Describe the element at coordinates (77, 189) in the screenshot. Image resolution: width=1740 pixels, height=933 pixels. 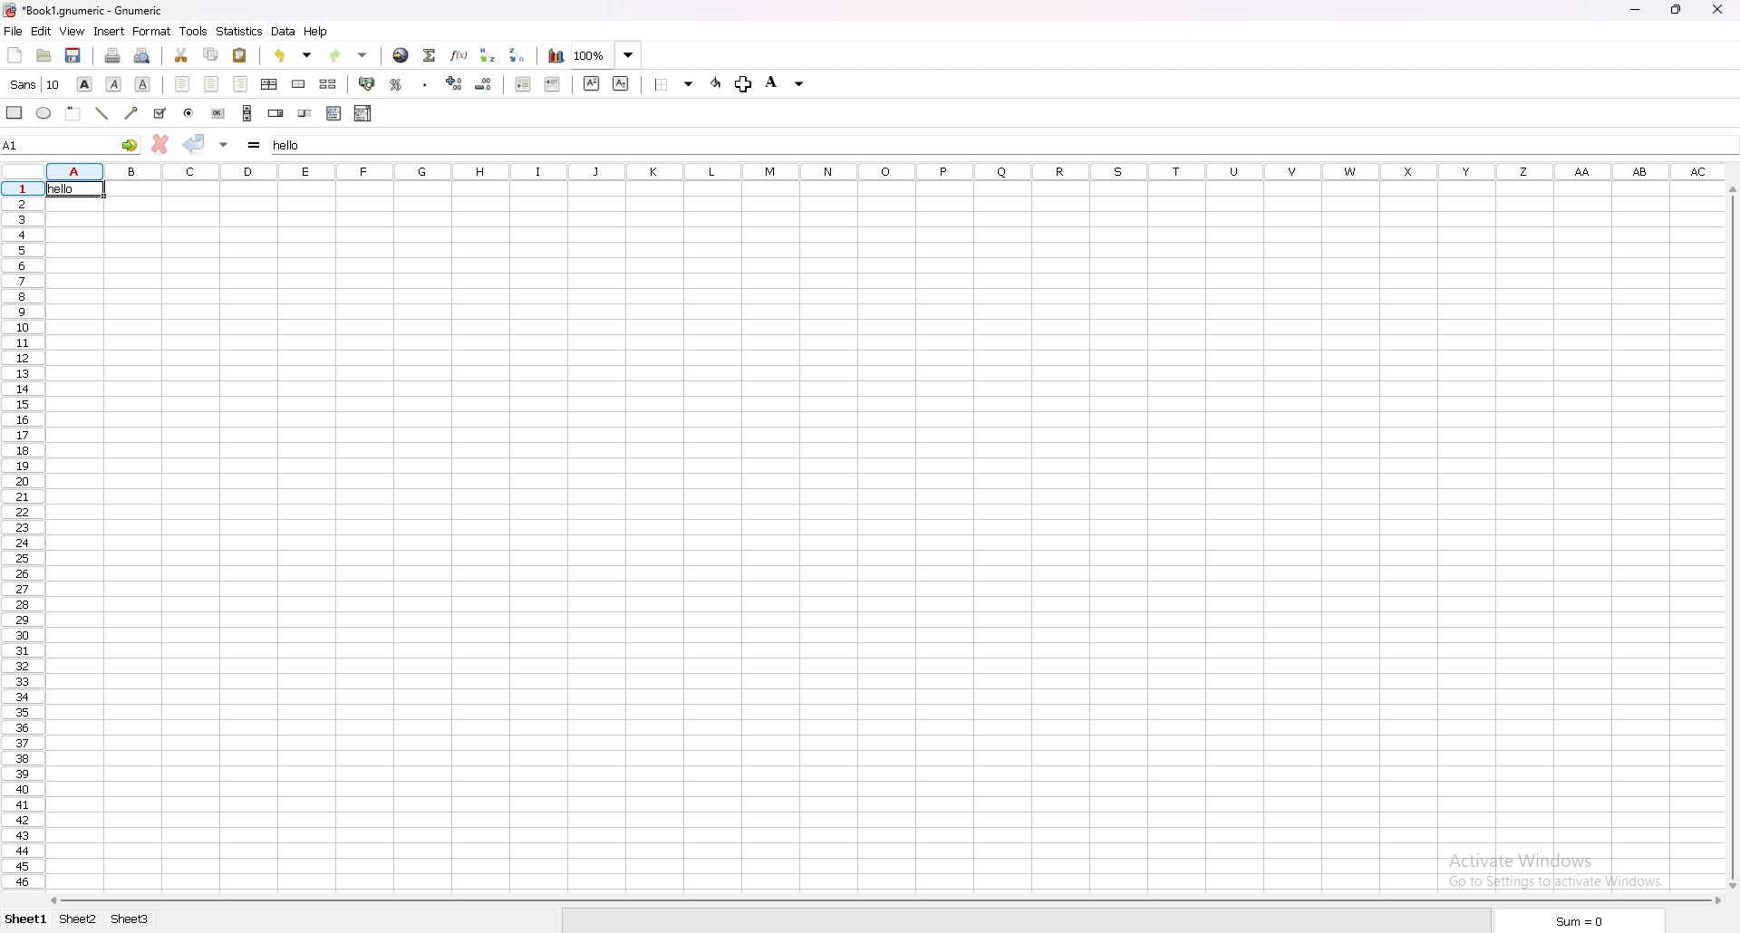
I see `cell` at that location.